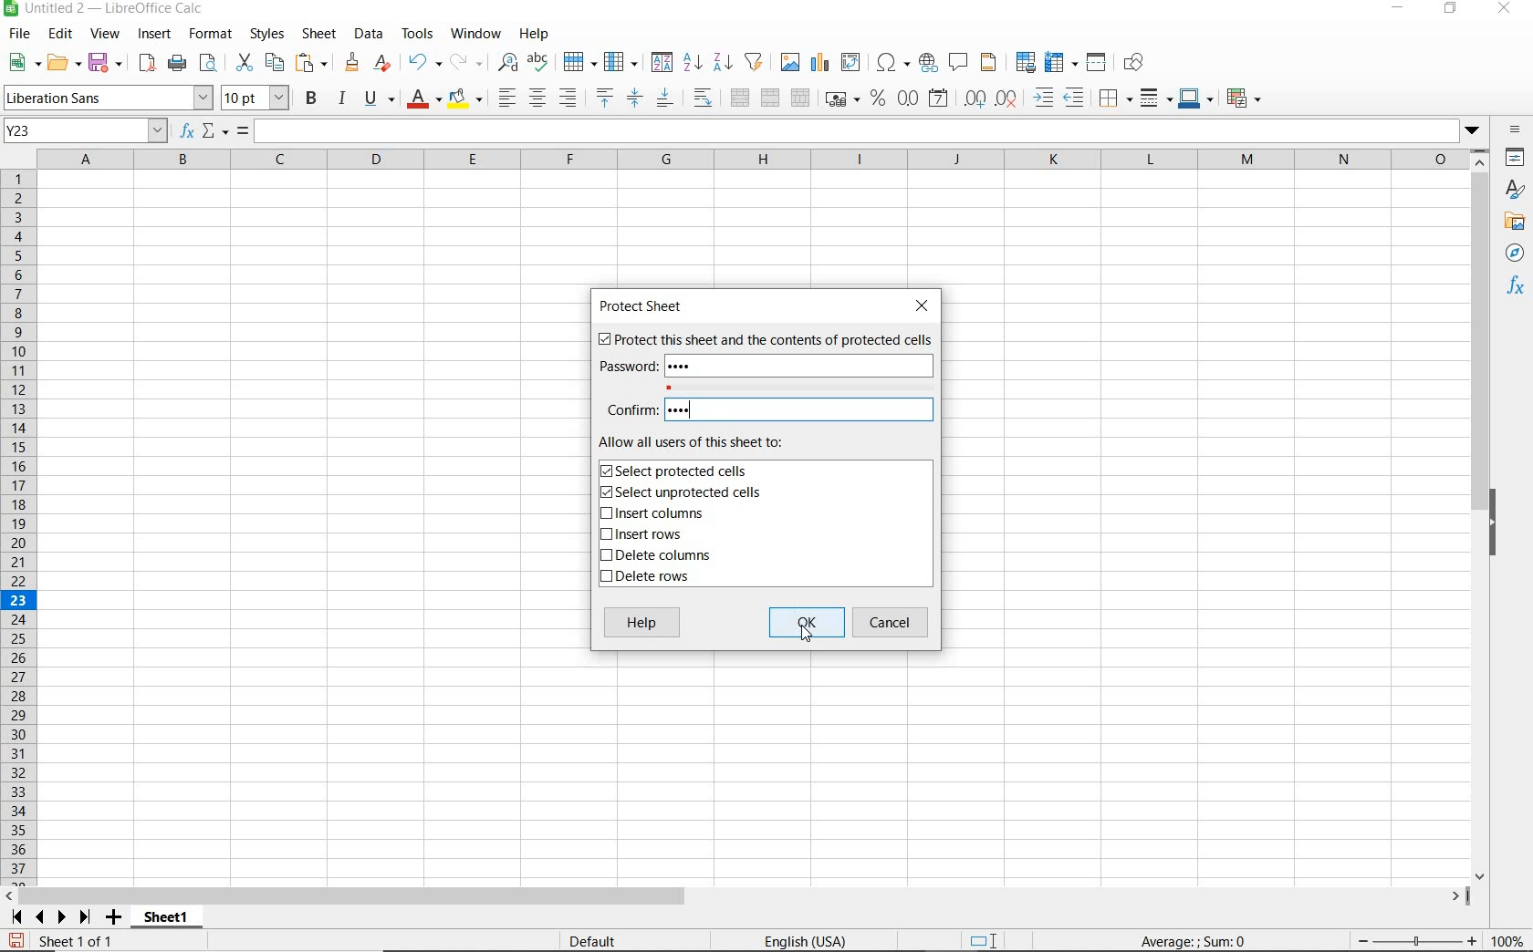  What do you see at coordinates (909, 98) in the screenshot?
I see `FORMAT AS NUMBER` at bounding box center [909, 98].